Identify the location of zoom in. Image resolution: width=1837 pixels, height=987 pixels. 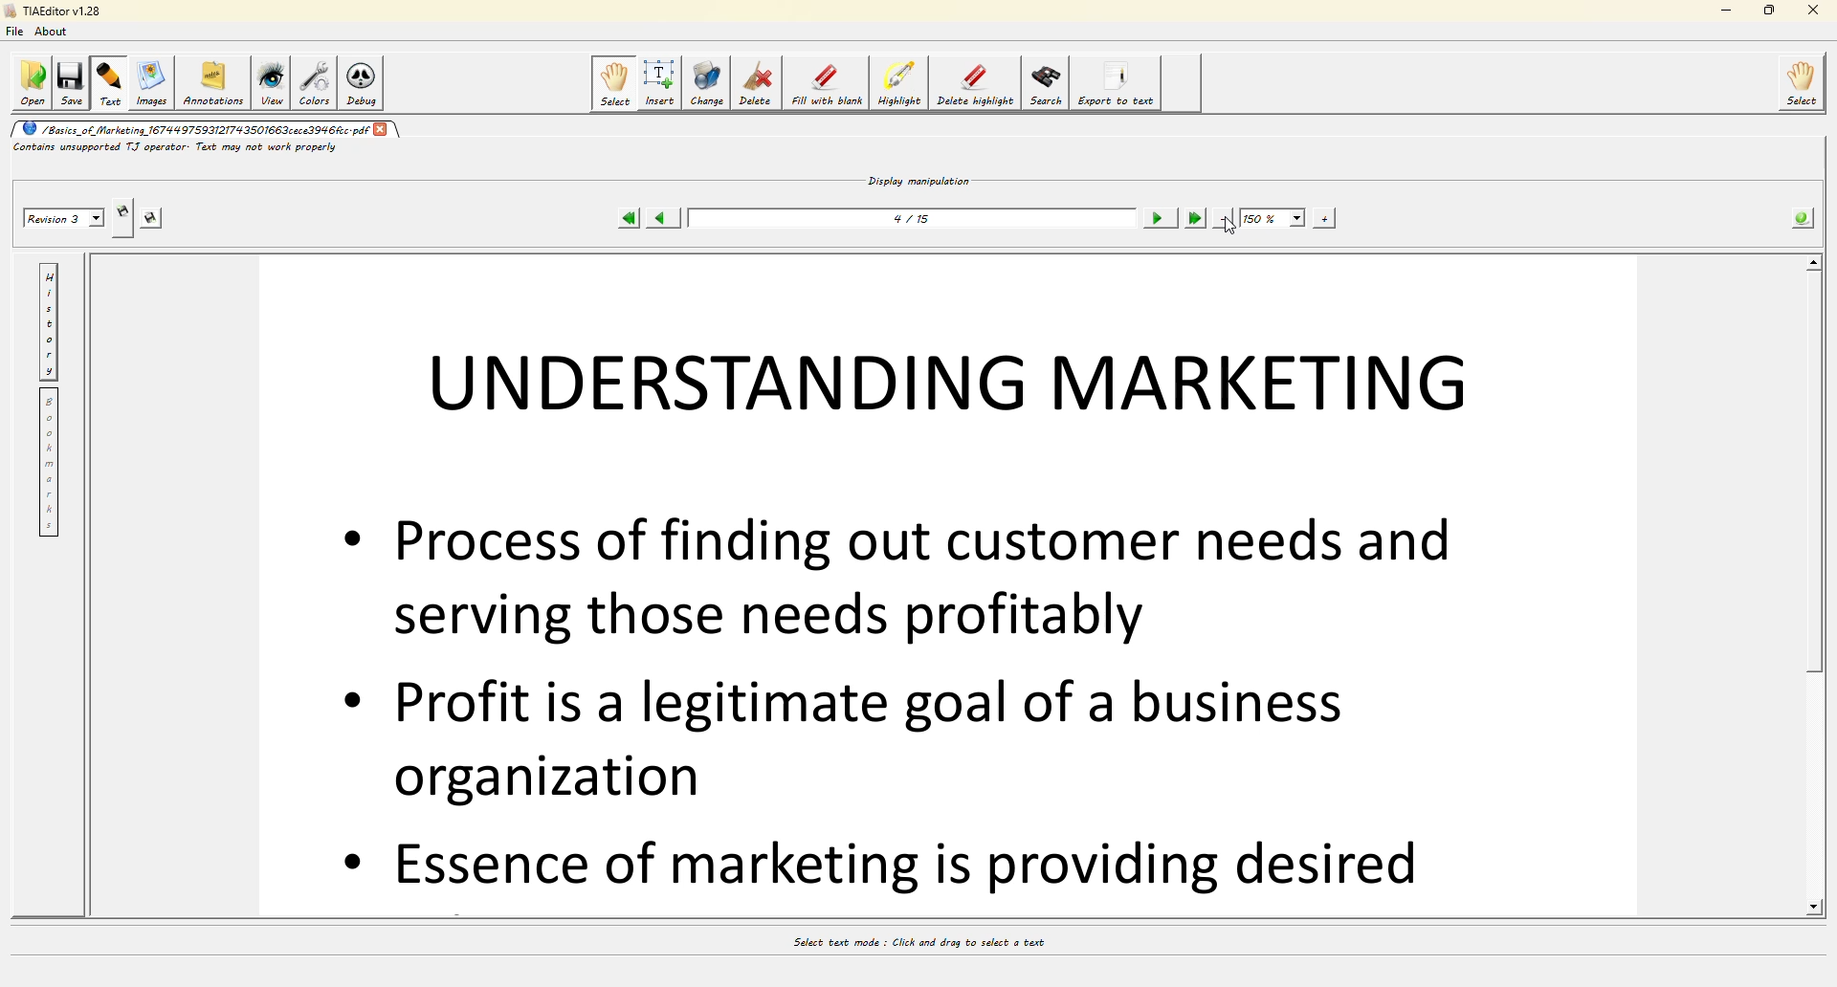
(1322, 219).